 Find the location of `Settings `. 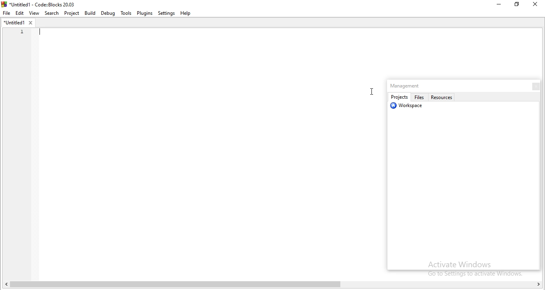

Settings  is located at coordinates (167, 13).